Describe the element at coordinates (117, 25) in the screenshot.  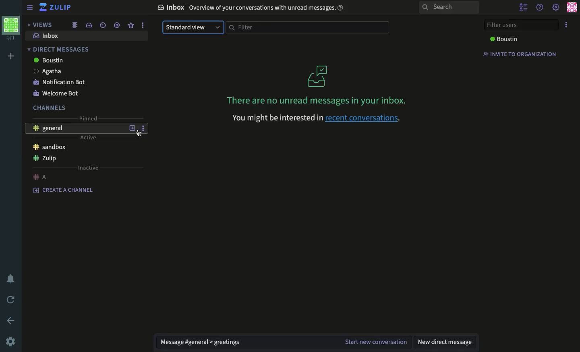
I see `mention` at that location.